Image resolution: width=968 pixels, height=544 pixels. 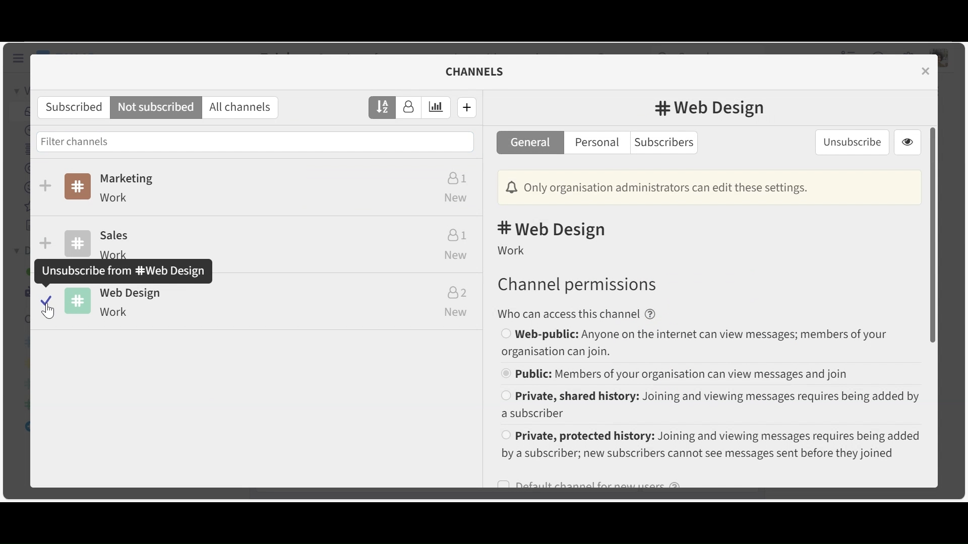 What do you see at coordinates (268, 189) in the screenshot?
I see `Channel name and description` at bounding box center [268, 189].